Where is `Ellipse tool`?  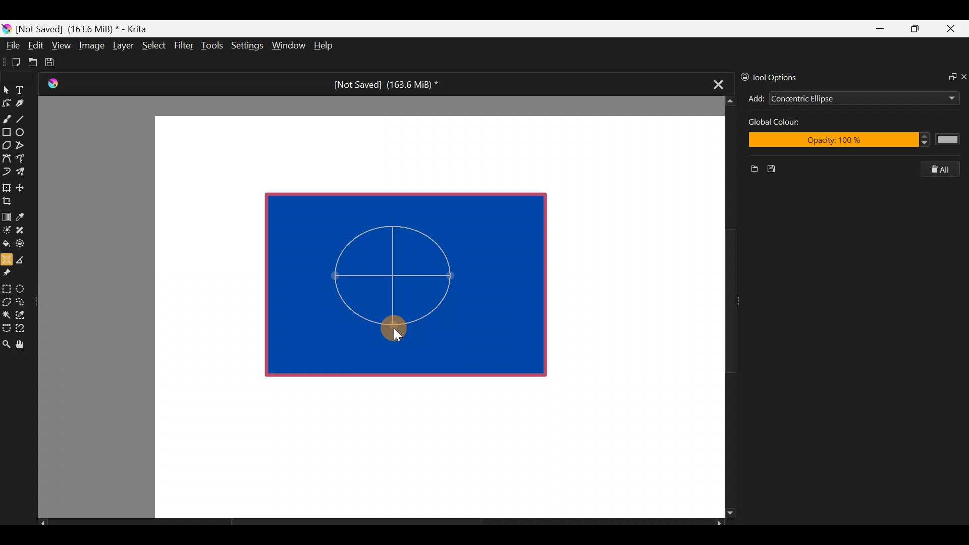 Ellipse tool is located at coordinates (25, 131).